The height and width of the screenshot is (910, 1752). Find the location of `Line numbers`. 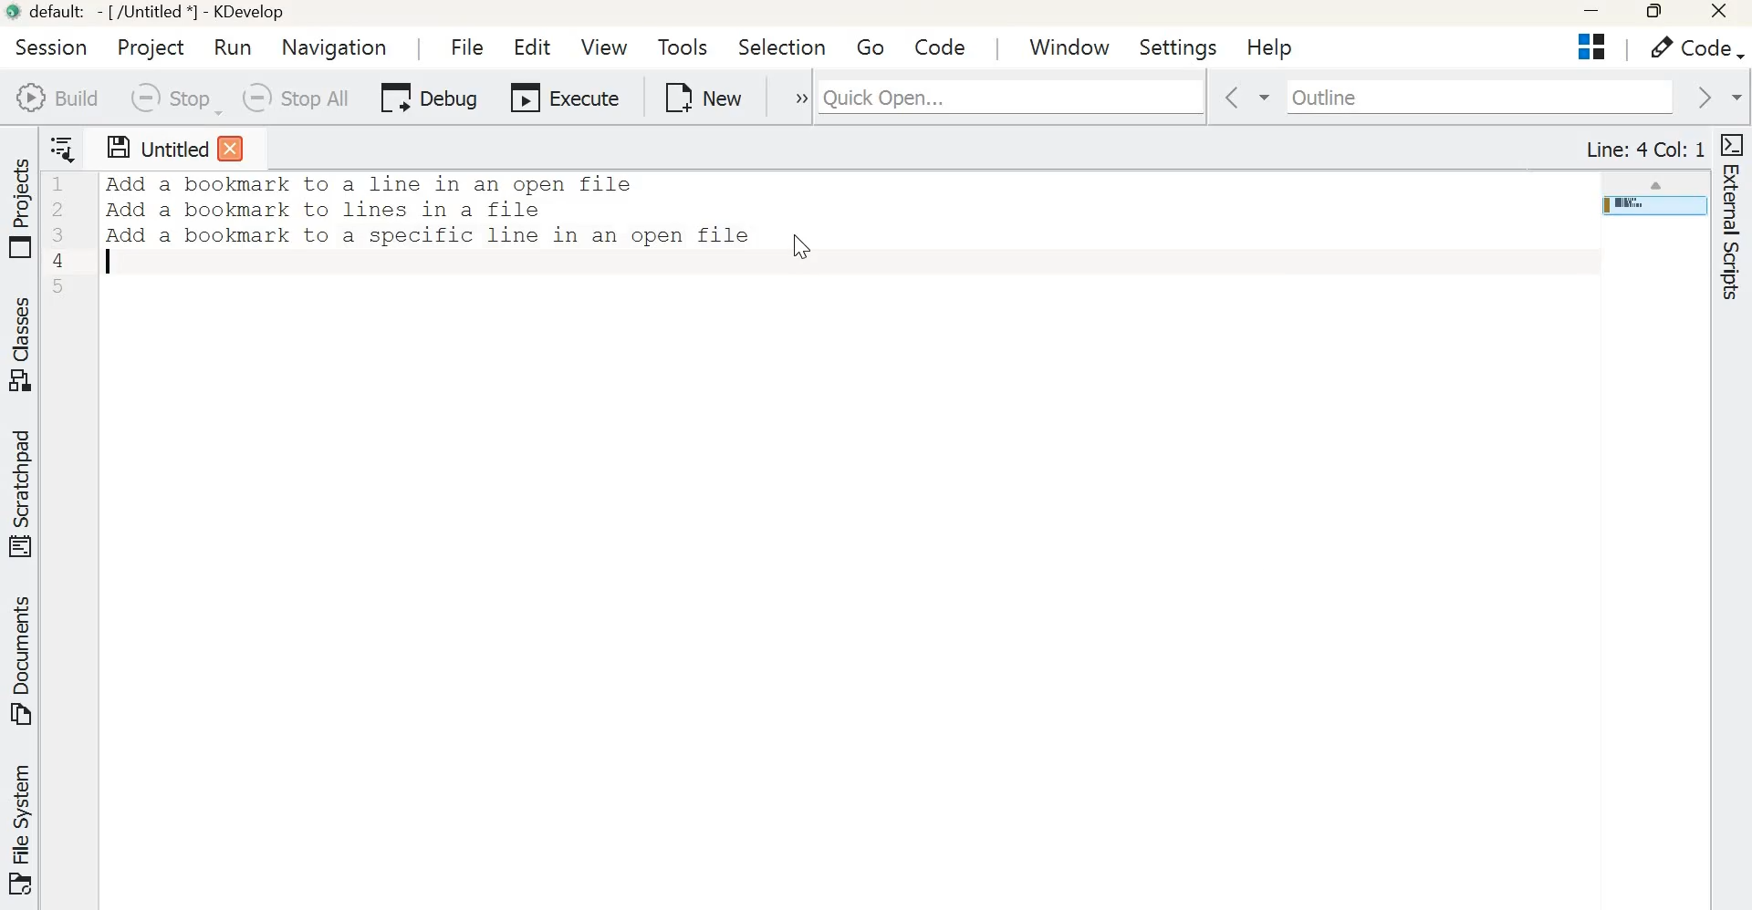

Line numbers is located at coordinates (62, 234).